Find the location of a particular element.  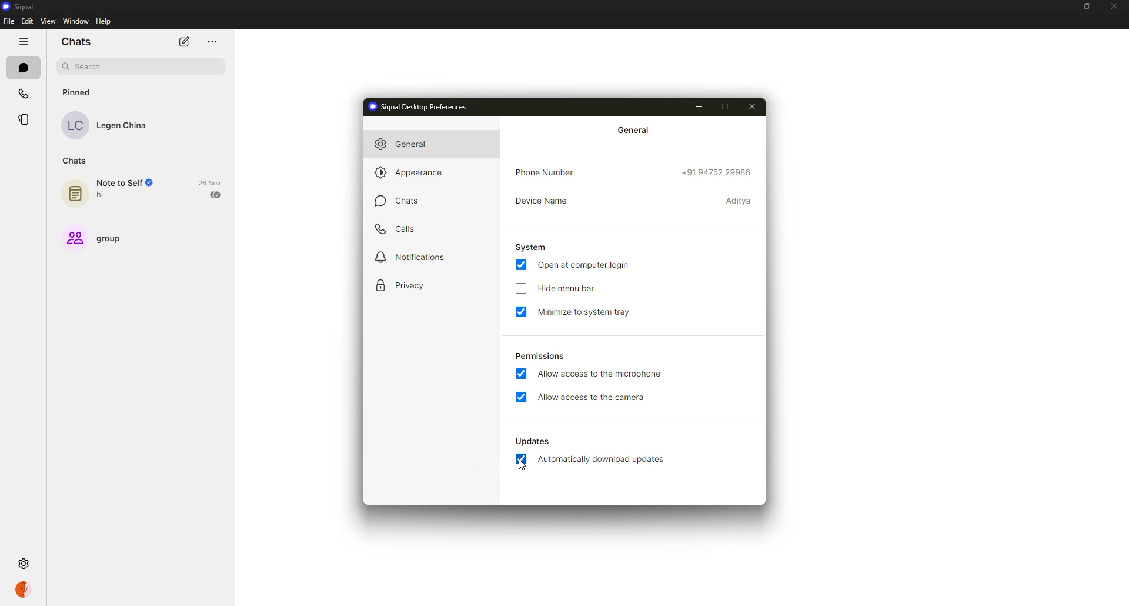

phone number is located at coordinates (718, 173).